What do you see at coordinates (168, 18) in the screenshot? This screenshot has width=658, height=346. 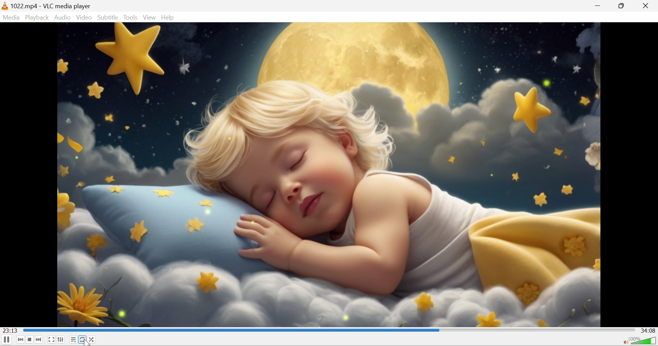 I see `Help` at bounding box center [168, 18].